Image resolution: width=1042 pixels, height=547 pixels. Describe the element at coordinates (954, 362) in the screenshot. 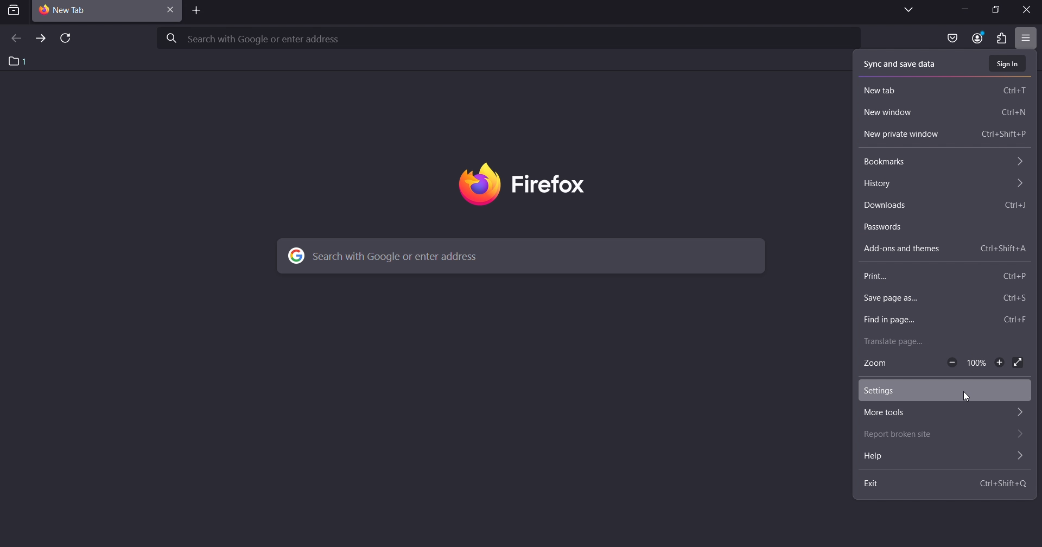

I see `zoom out` at that location.